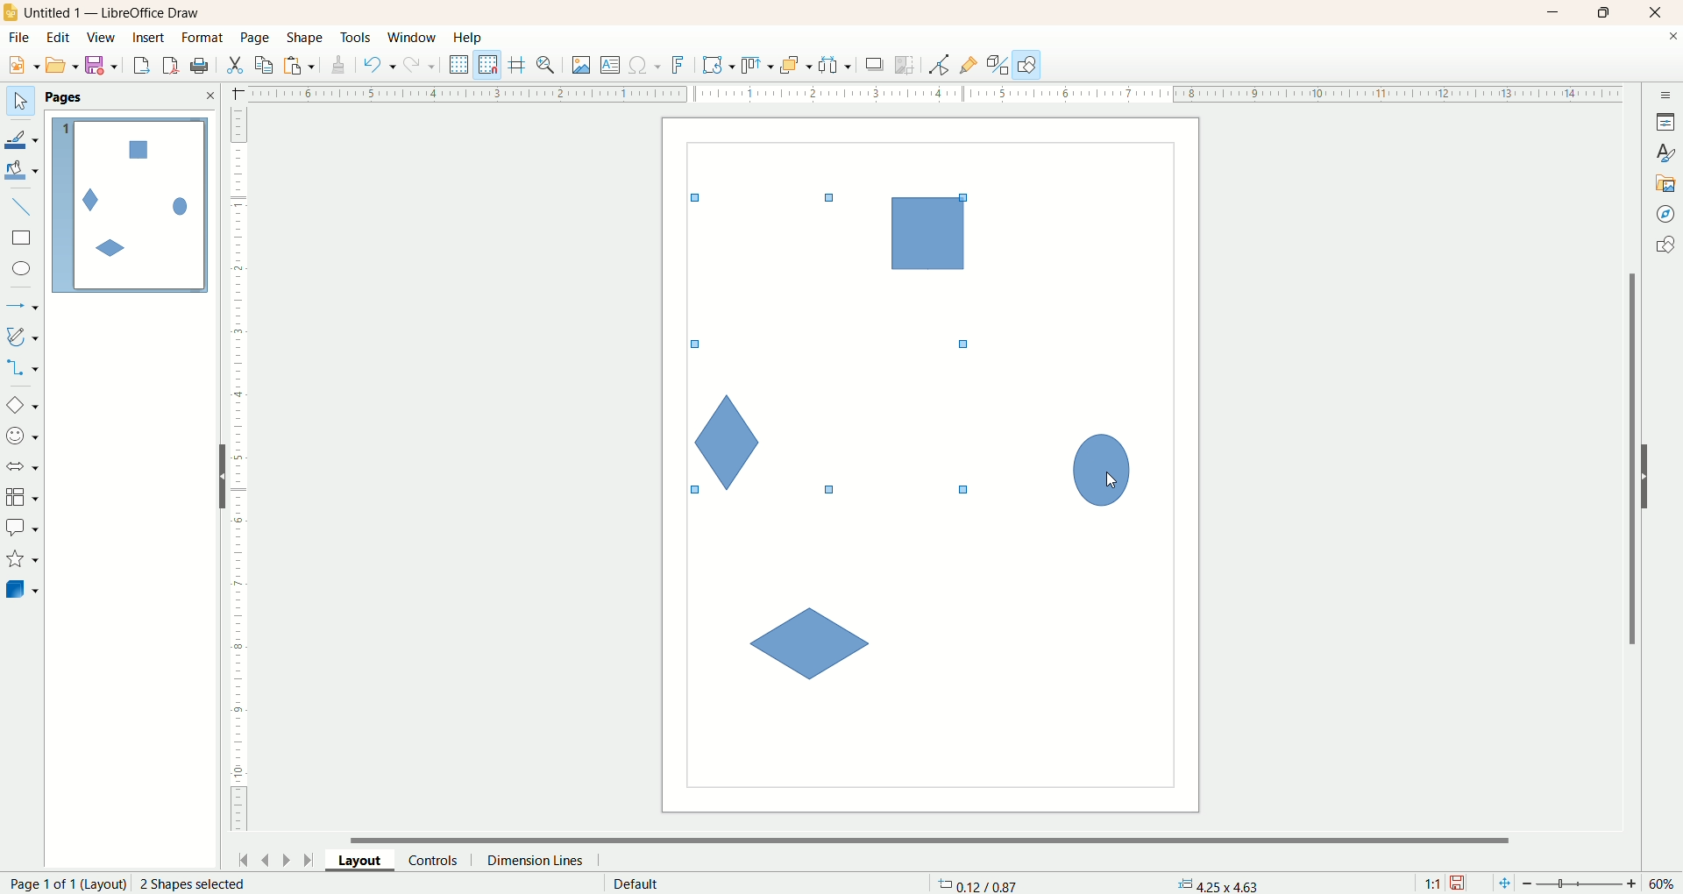 This screenshot has height=894, width=1683. Describe the element at coordinates (816, 642) in the screenshot. I see `unselected shape` at that location.